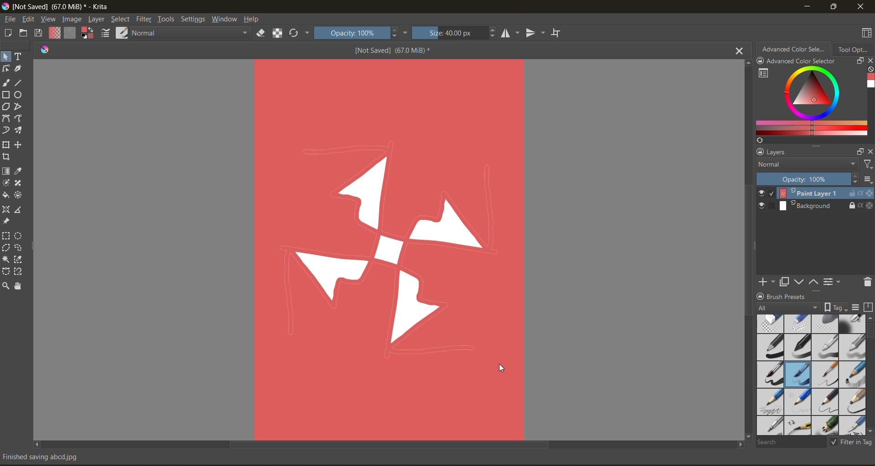 The image size is (875, 466). Describe the element at coordinates (815, 193) in the screenshot. I see `layer` at that location.